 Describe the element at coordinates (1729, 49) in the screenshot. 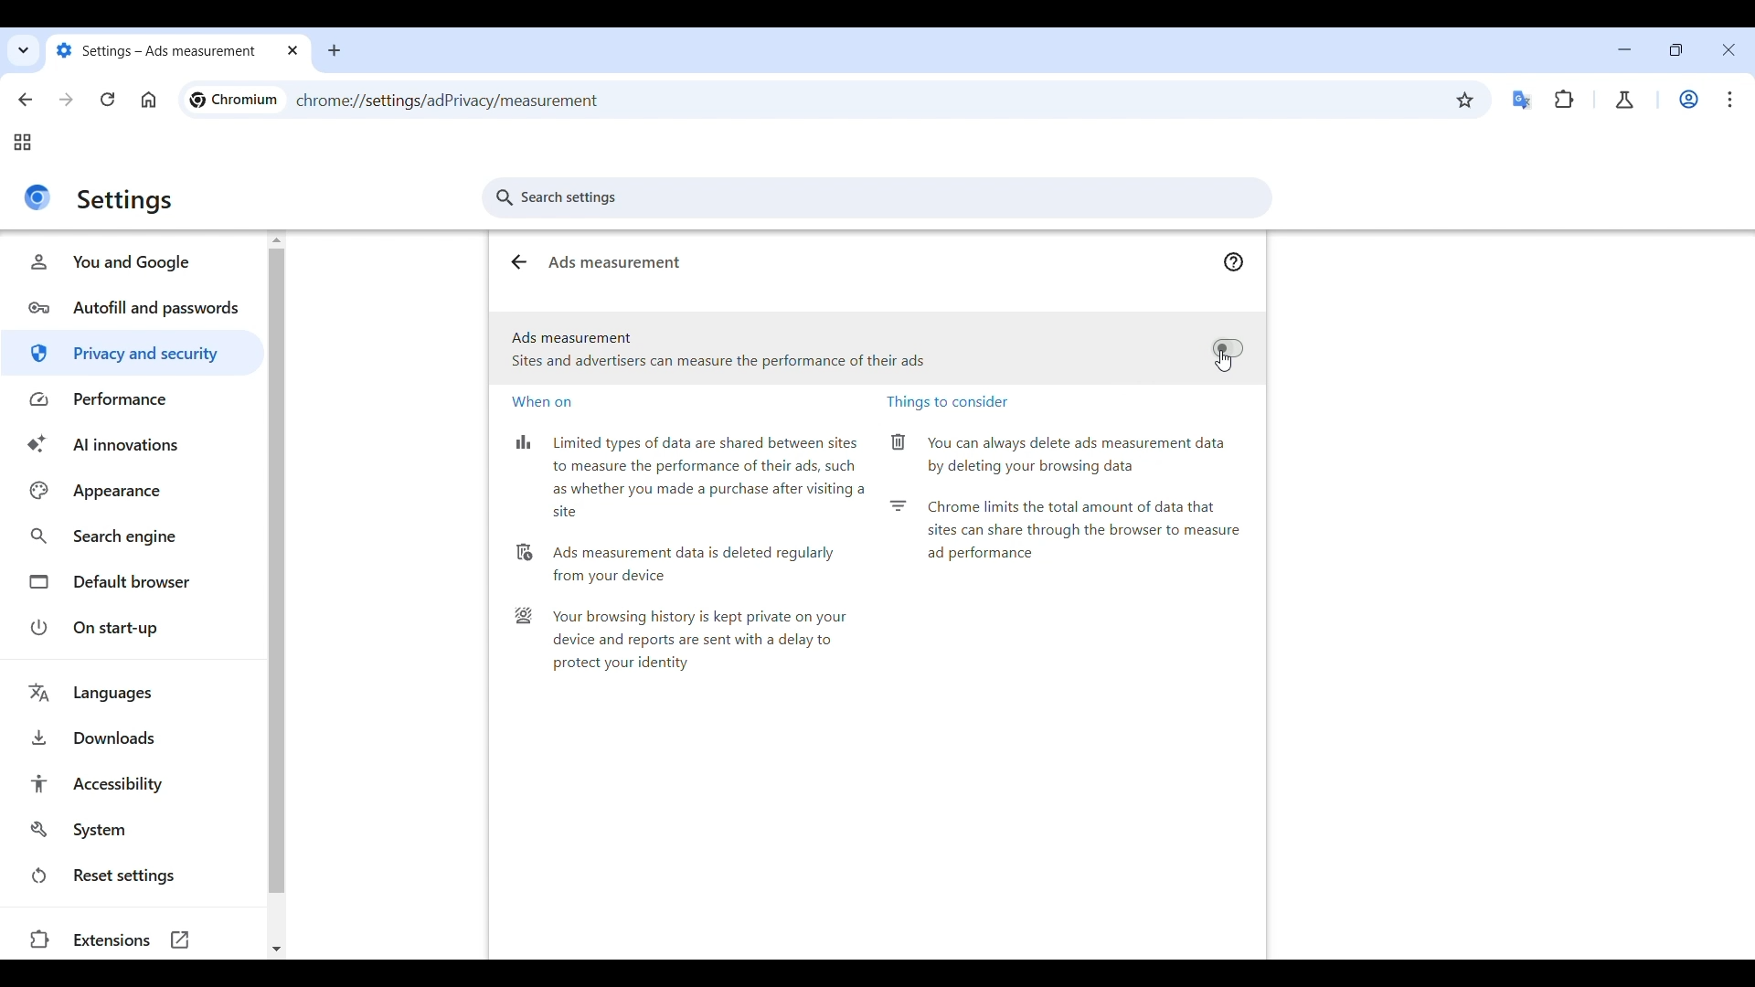

I see `Close interface` at that location.